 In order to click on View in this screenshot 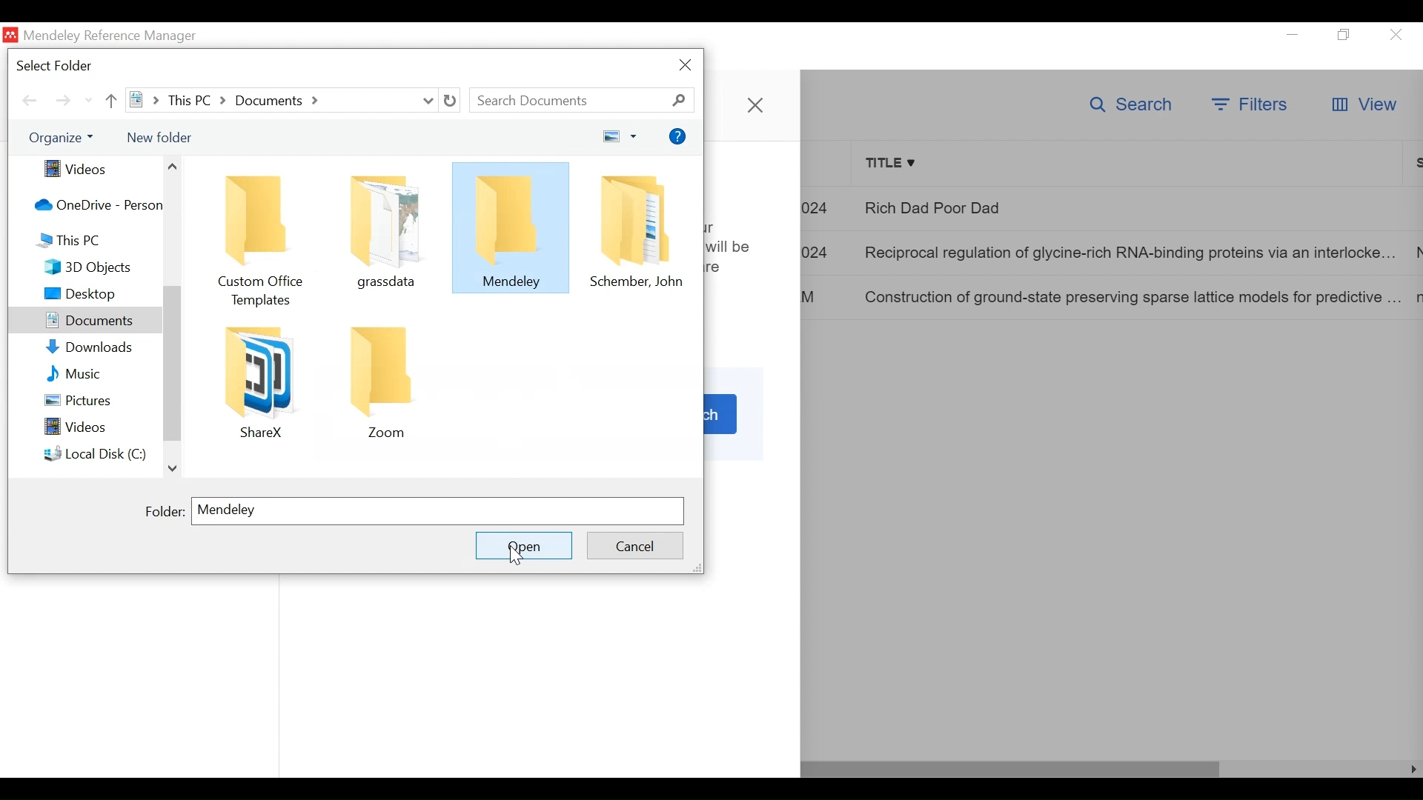, I will do `click(1363, 105)`.